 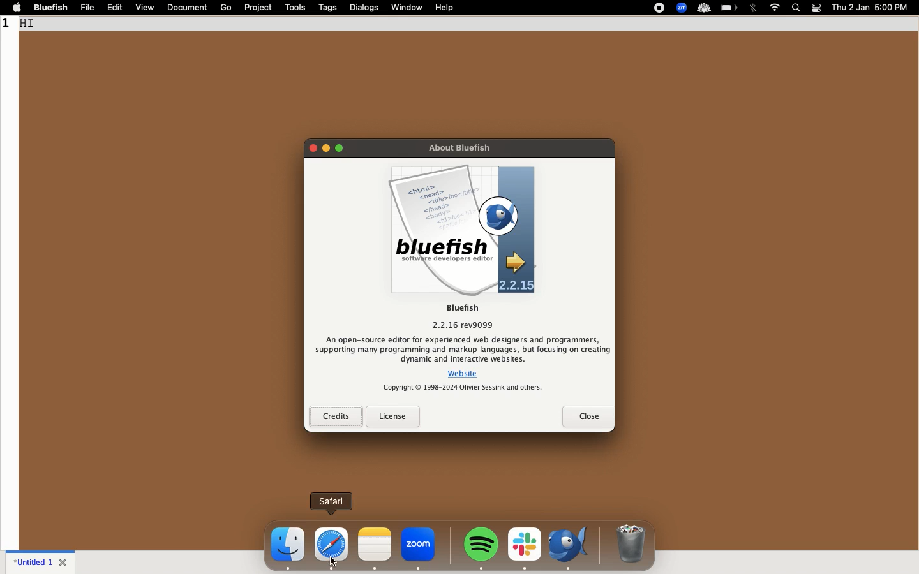 What do you see at coordinates (588, 415) in the screenshot?
I see `close` at bounding box center [588, 415].